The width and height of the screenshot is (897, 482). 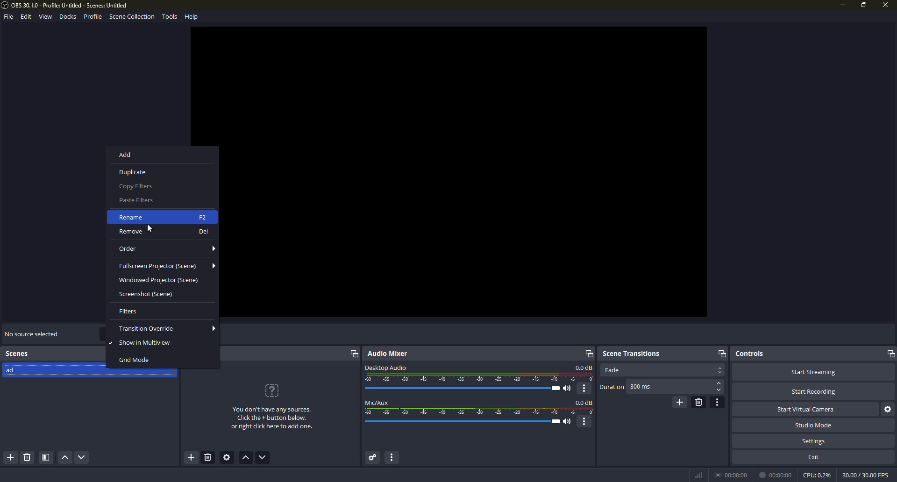 What do you see at coordinates (159, 361) in the screenshot?
I see `Grid Mode` at bounding box center [159, 361].